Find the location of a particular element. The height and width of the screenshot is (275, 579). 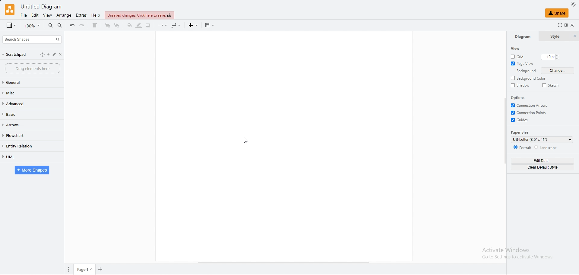

table is located at coordinates (210, 25).